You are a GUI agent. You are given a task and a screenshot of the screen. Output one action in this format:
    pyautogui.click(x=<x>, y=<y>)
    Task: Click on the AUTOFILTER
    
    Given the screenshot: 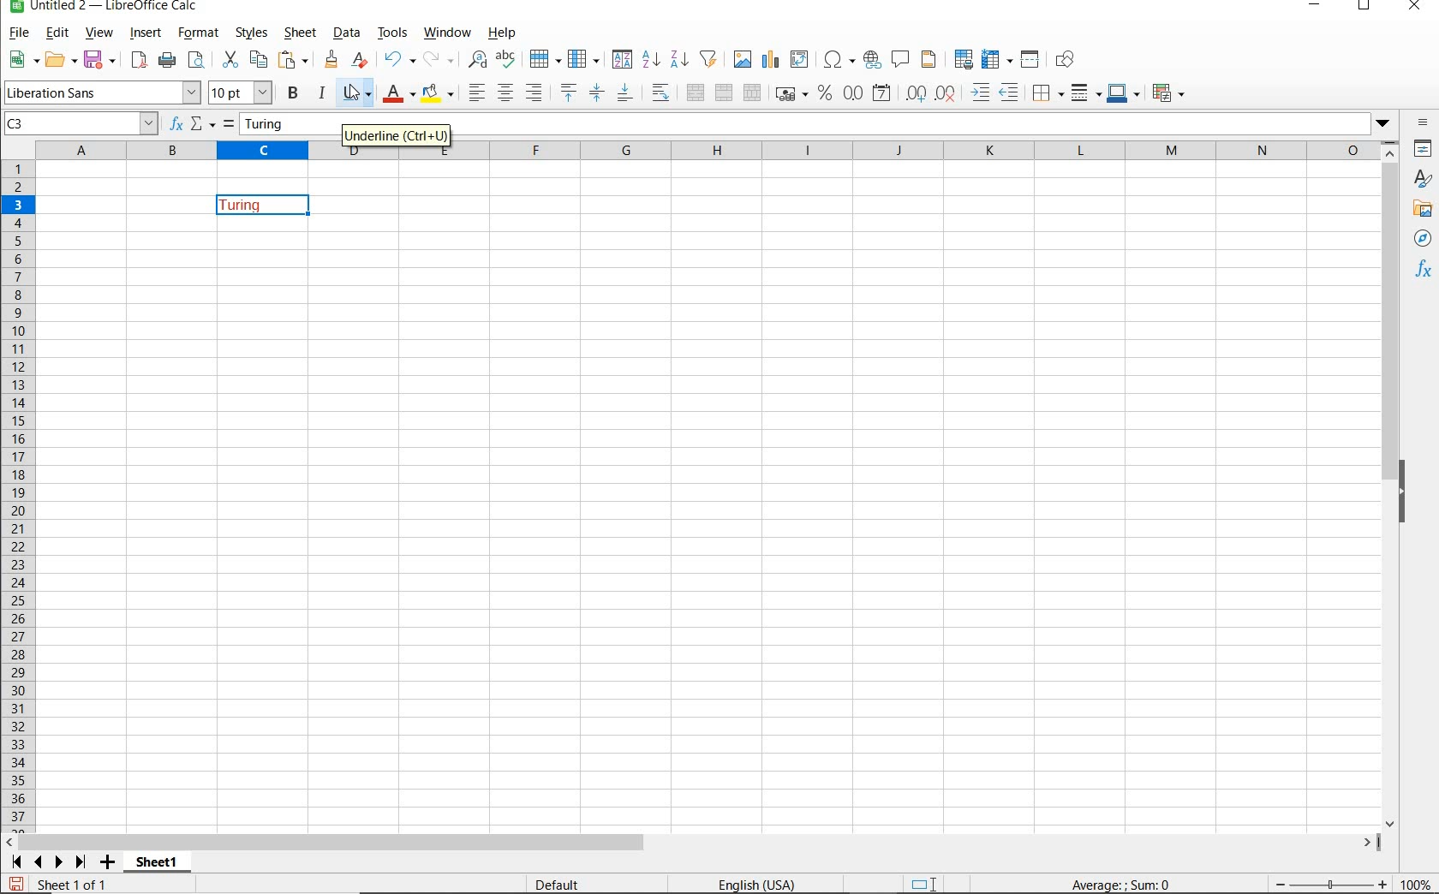 What is the action you would take?
    pyautogui.click(x=708, y=60)
    